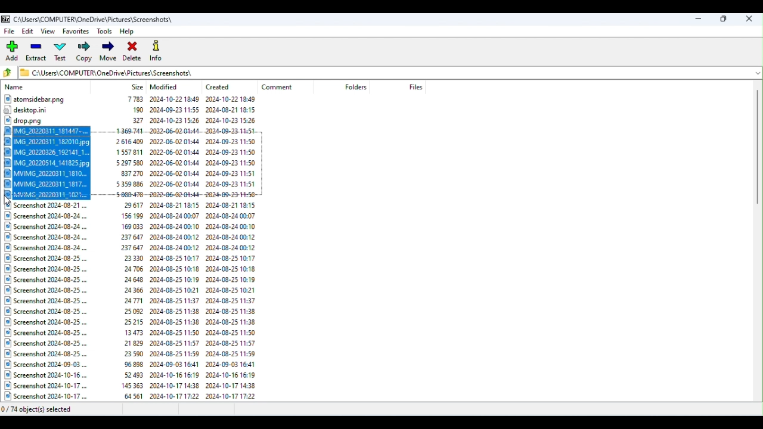  I want to click on Scroll bar, so click(758, 243).